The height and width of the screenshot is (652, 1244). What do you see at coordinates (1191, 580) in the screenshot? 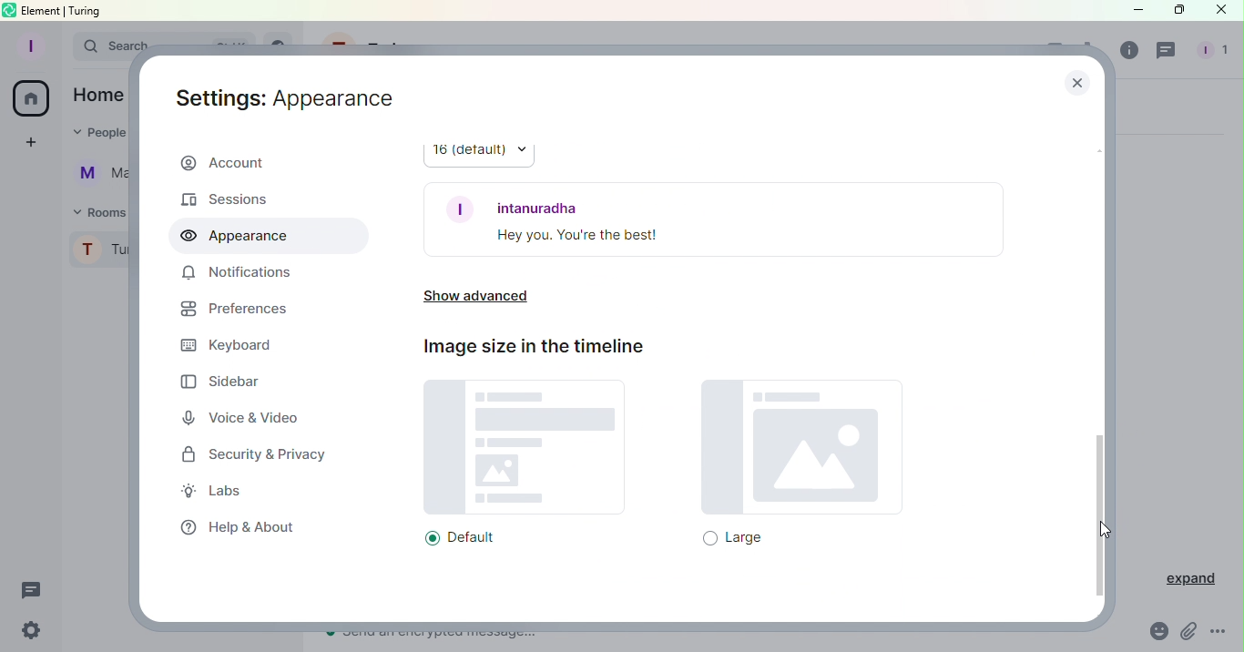
I see `Expand` at bounding box center [1191, 580].